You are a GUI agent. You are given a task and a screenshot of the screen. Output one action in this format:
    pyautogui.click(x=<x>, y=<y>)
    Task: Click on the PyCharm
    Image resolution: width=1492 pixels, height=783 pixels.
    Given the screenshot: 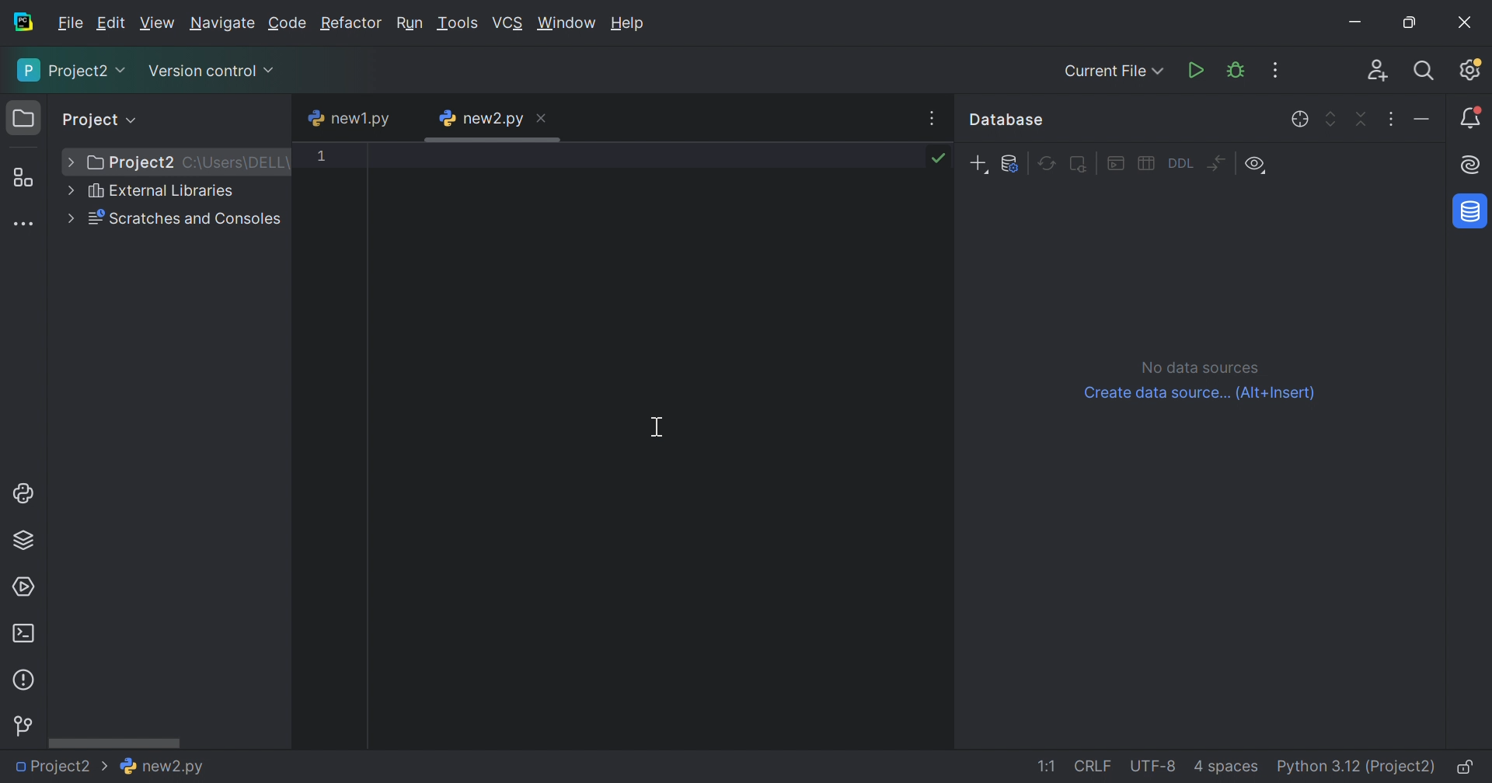 What is the action you would take?
    pyautogui.click(x=23, y=24)
    